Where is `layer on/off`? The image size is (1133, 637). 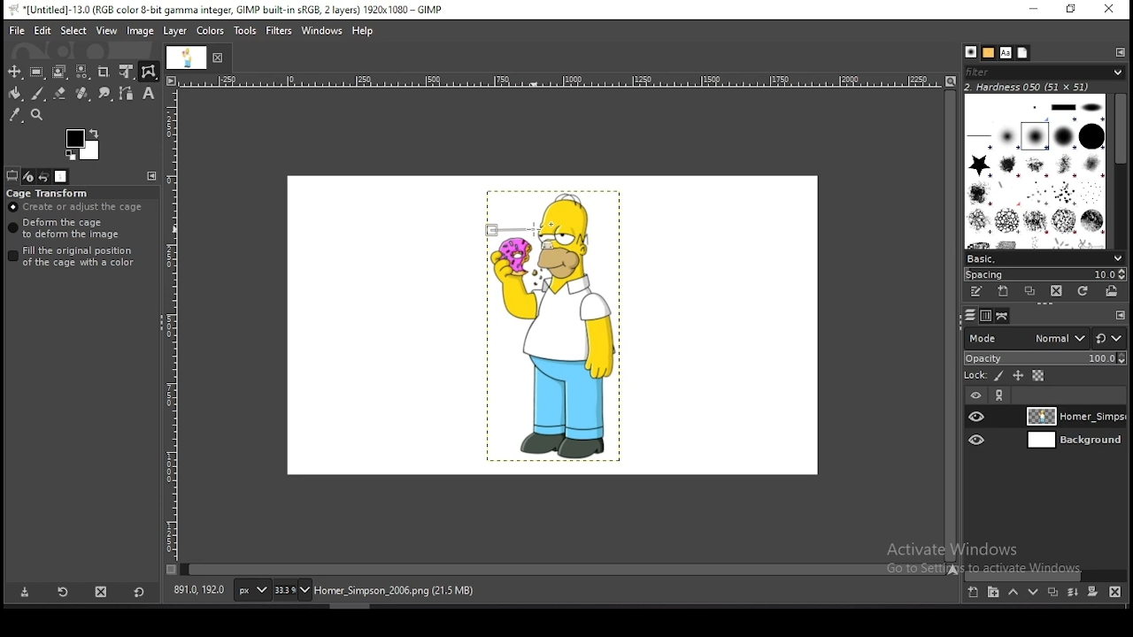 layer on/off is located at coordinates (975, 395).